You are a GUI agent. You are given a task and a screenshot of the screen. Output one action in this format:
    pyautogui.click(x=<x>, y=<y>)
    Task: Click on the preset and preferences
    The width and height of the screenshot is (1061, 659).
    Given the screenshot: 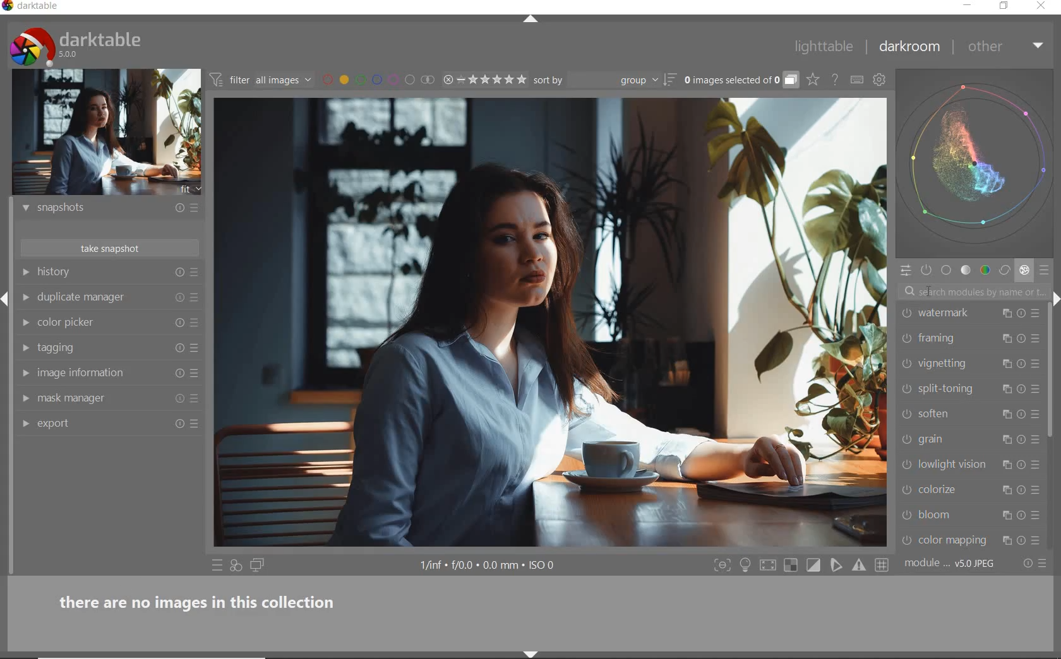 What is the action you would take?
    pyautogui.click(x=1038, y=541)
    